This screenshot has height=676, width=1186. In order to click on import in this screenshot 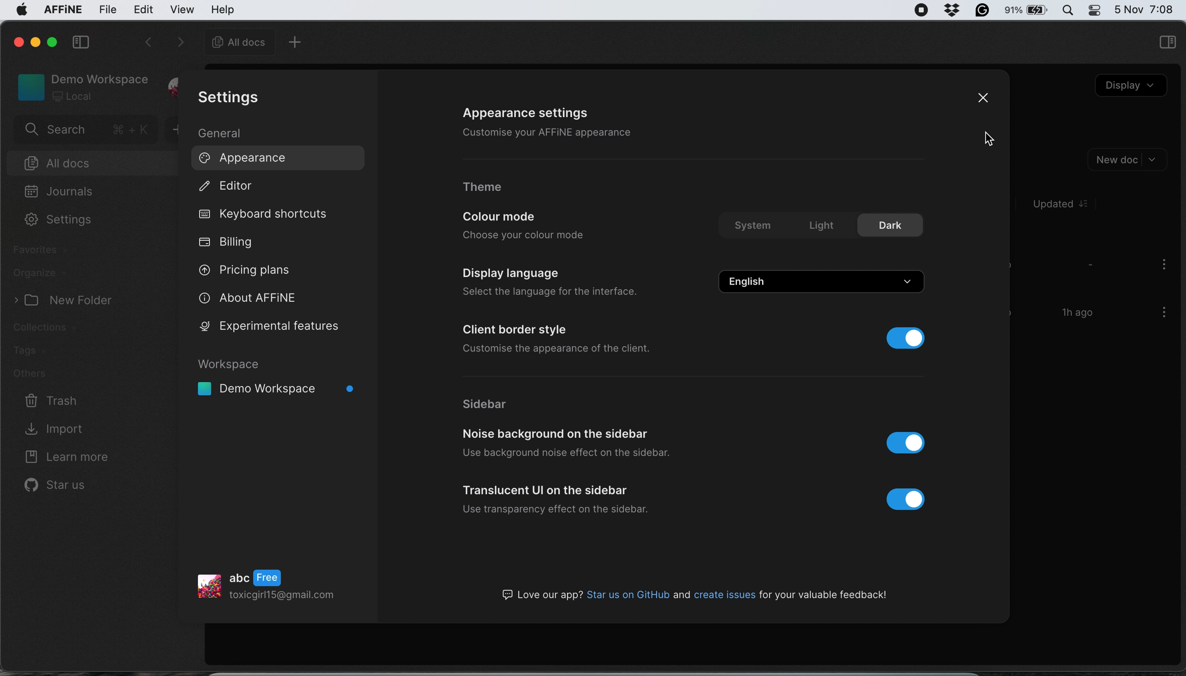, I will do `click(62, 430)`.